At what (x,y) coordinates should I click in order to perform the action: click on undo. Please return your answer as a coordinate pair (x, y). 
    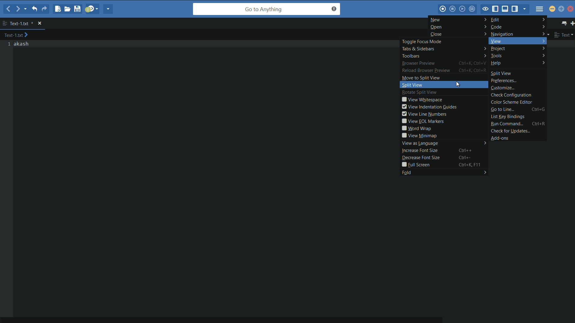
    Looking at the image, I should click on (34, 8).